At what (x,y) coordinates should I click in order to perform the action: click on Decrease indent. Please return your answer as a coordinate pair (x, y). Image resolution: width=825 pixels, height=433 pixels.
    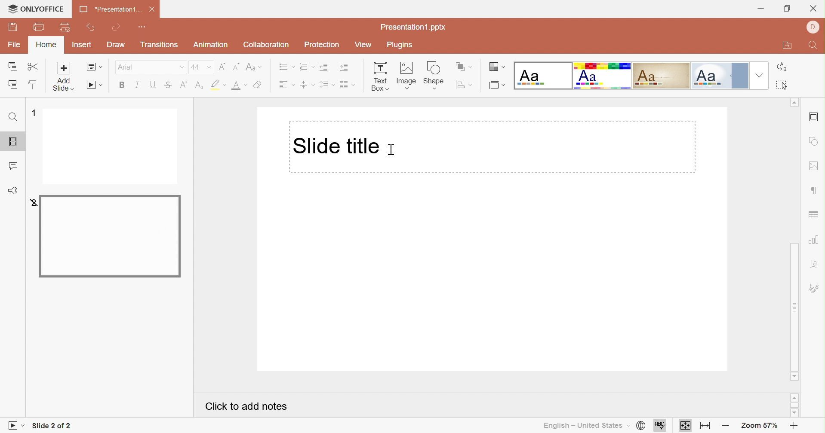
    Looking at the image, I should click on (324, 66).